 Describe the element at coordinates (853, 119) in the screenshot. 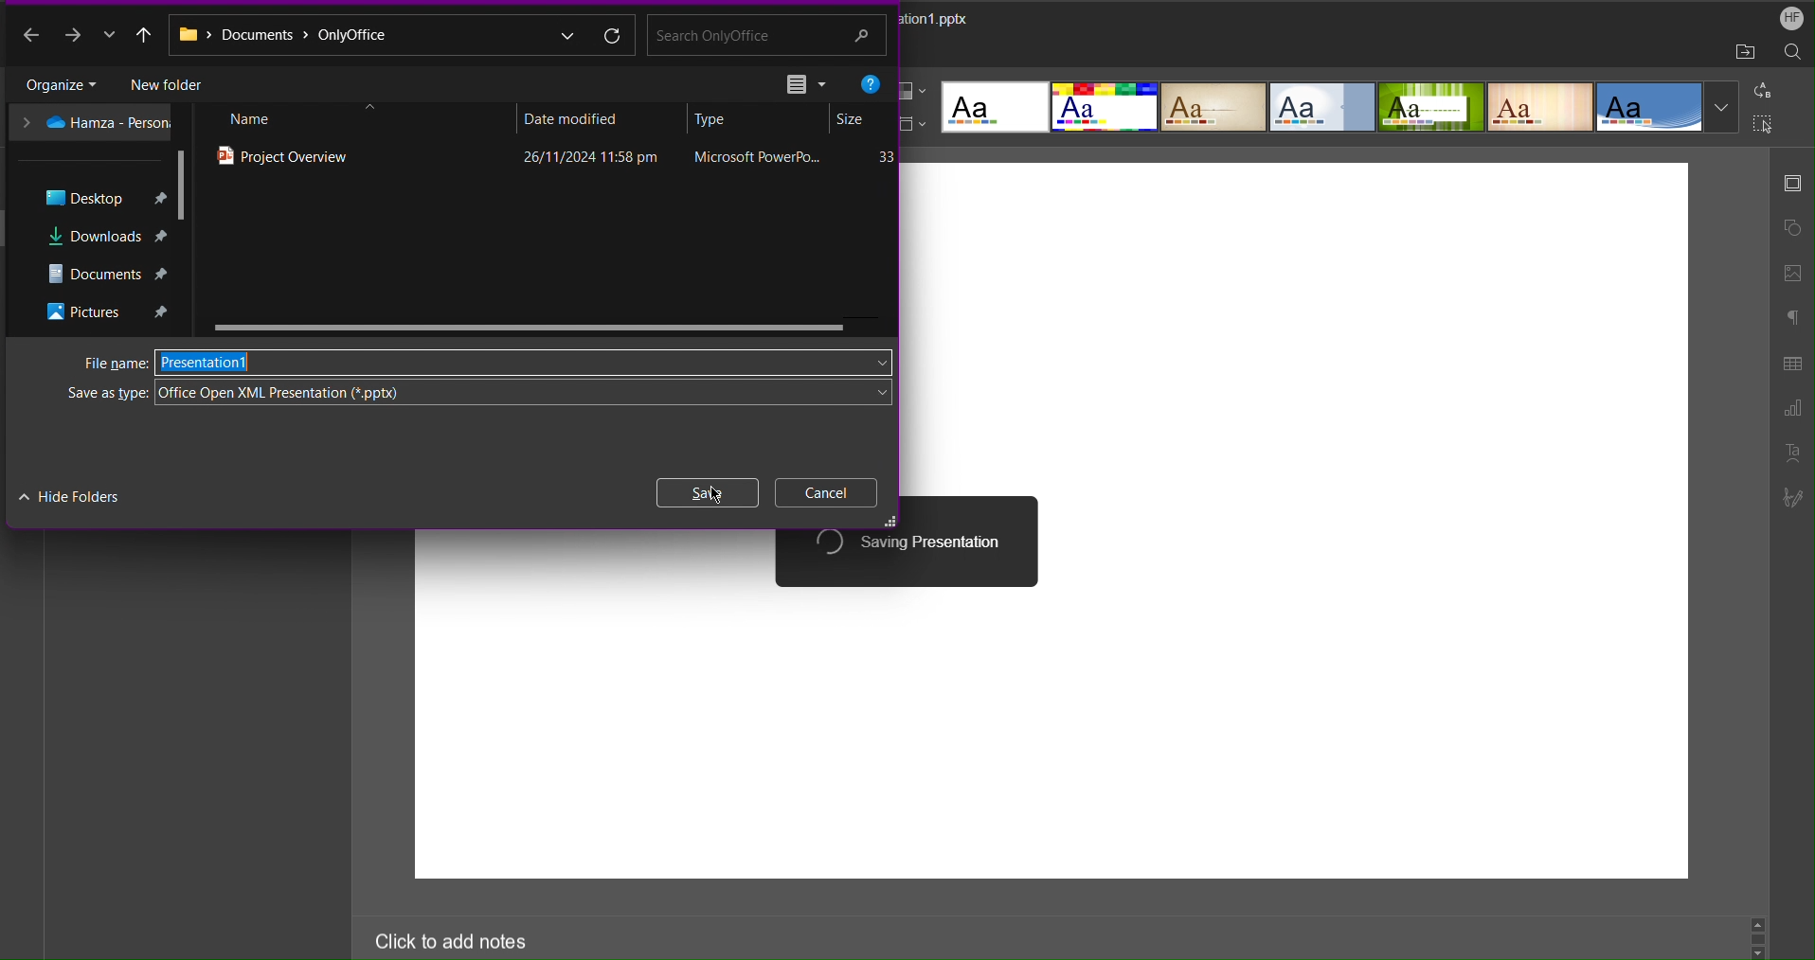

I see `Size` at that location.